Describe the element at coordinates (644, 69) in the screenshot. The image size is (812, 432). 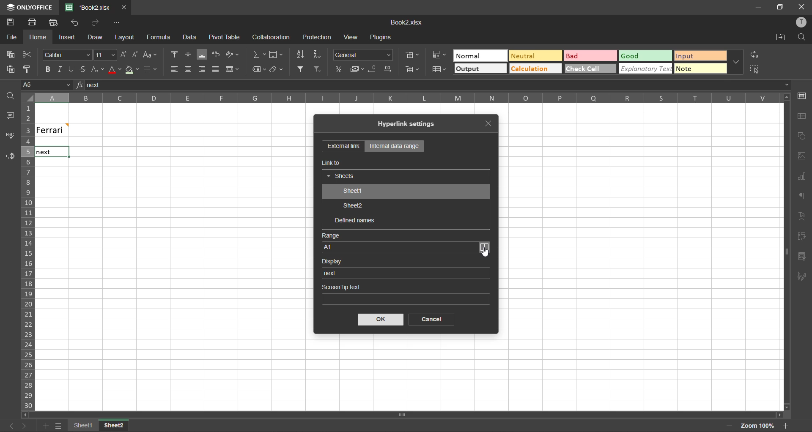
I see `explanatory text` at that location.